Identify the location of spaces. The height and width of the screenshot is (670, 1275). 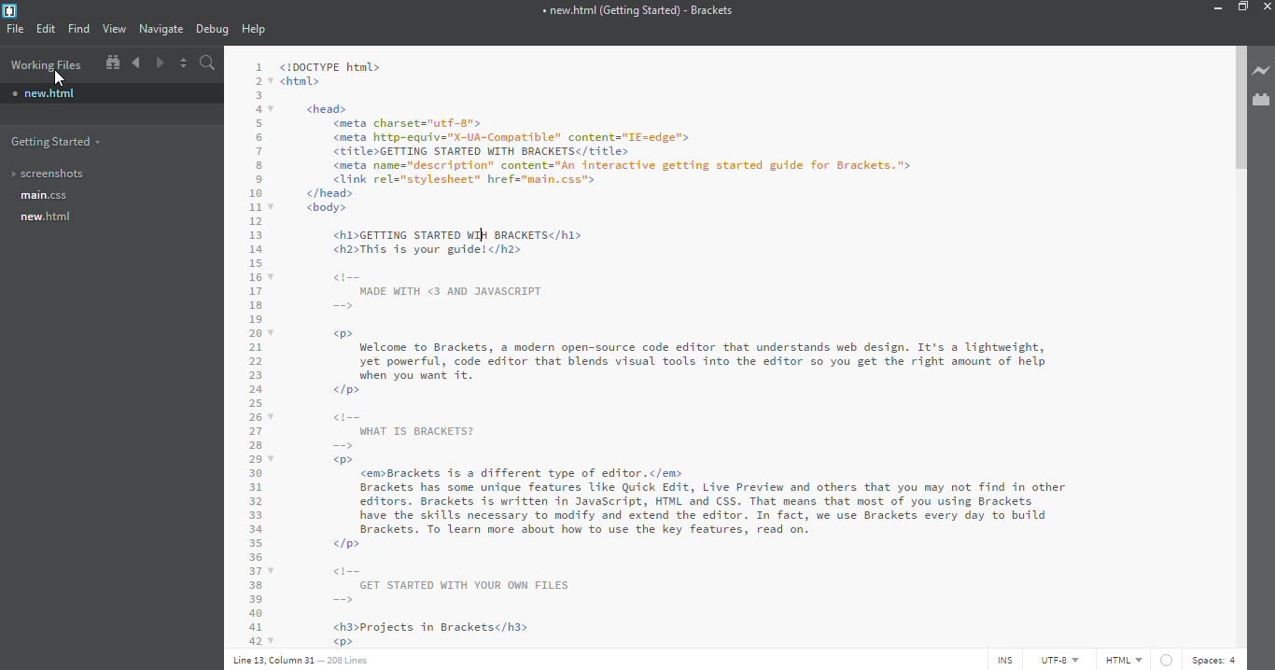
(1216, 660).